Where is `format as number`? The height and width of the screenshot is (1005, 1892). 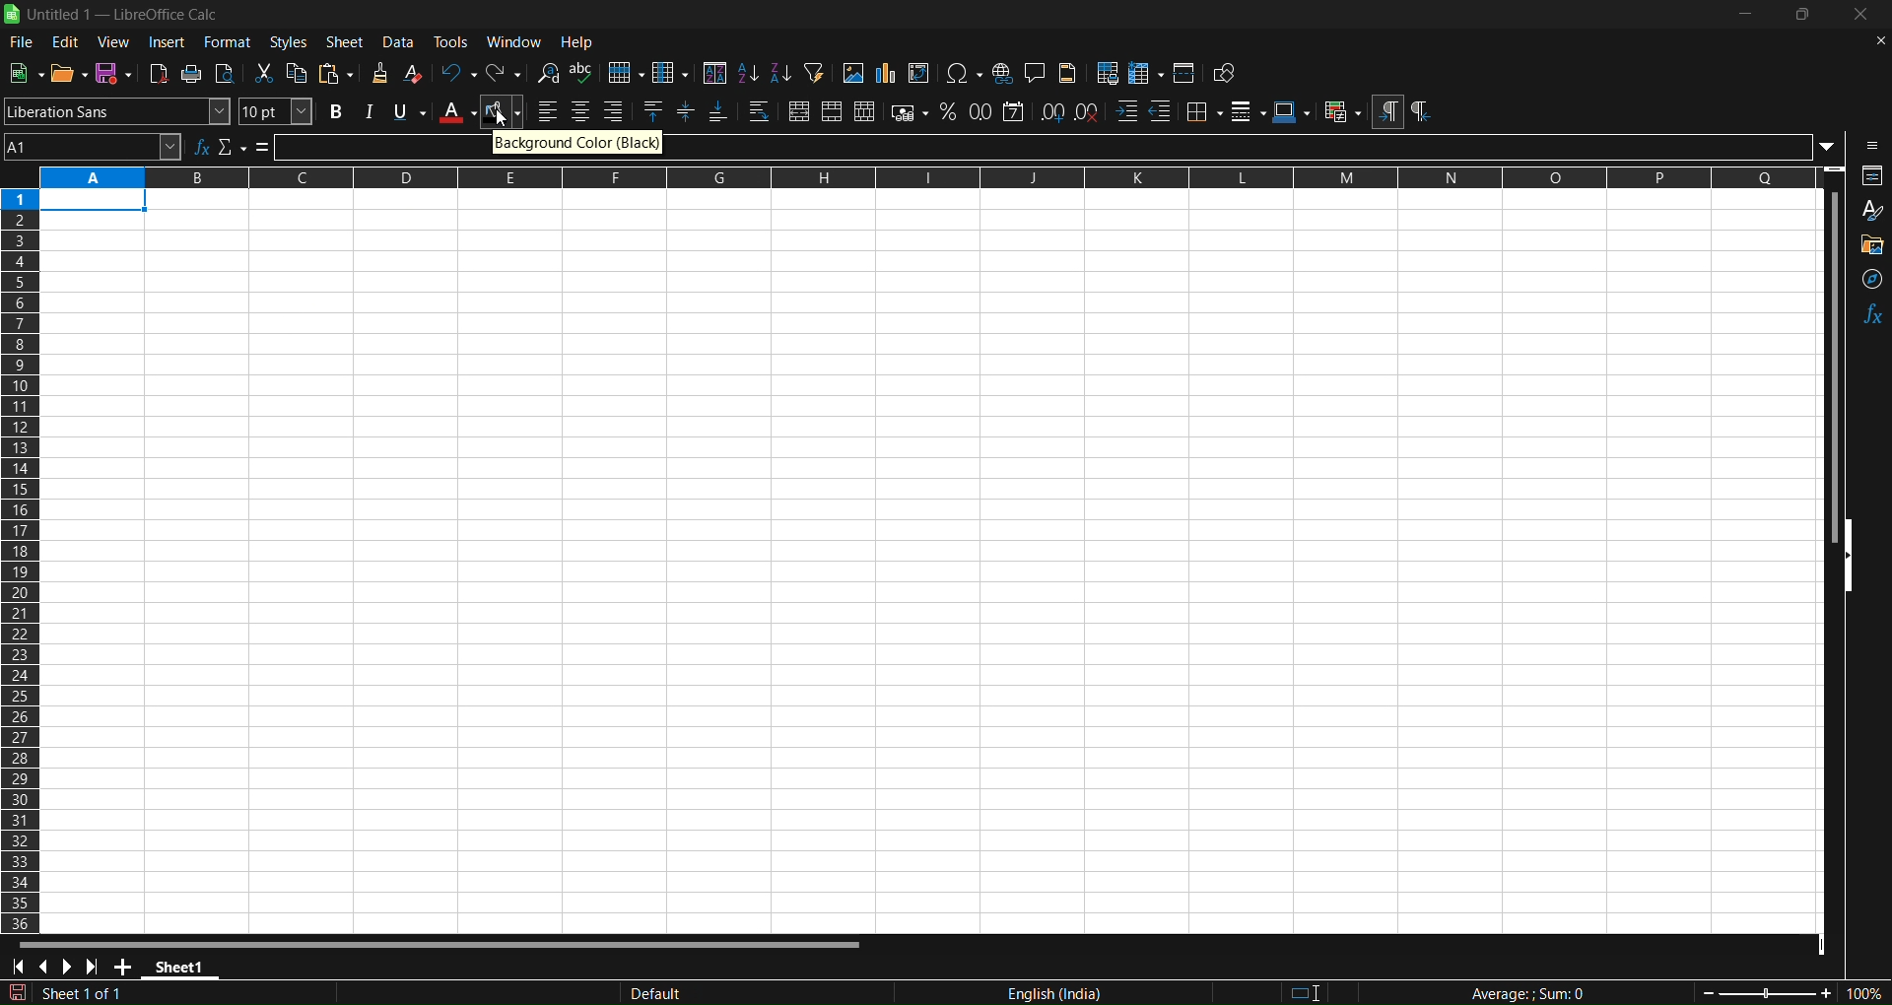 format as number is located at coordinates (982, 112).